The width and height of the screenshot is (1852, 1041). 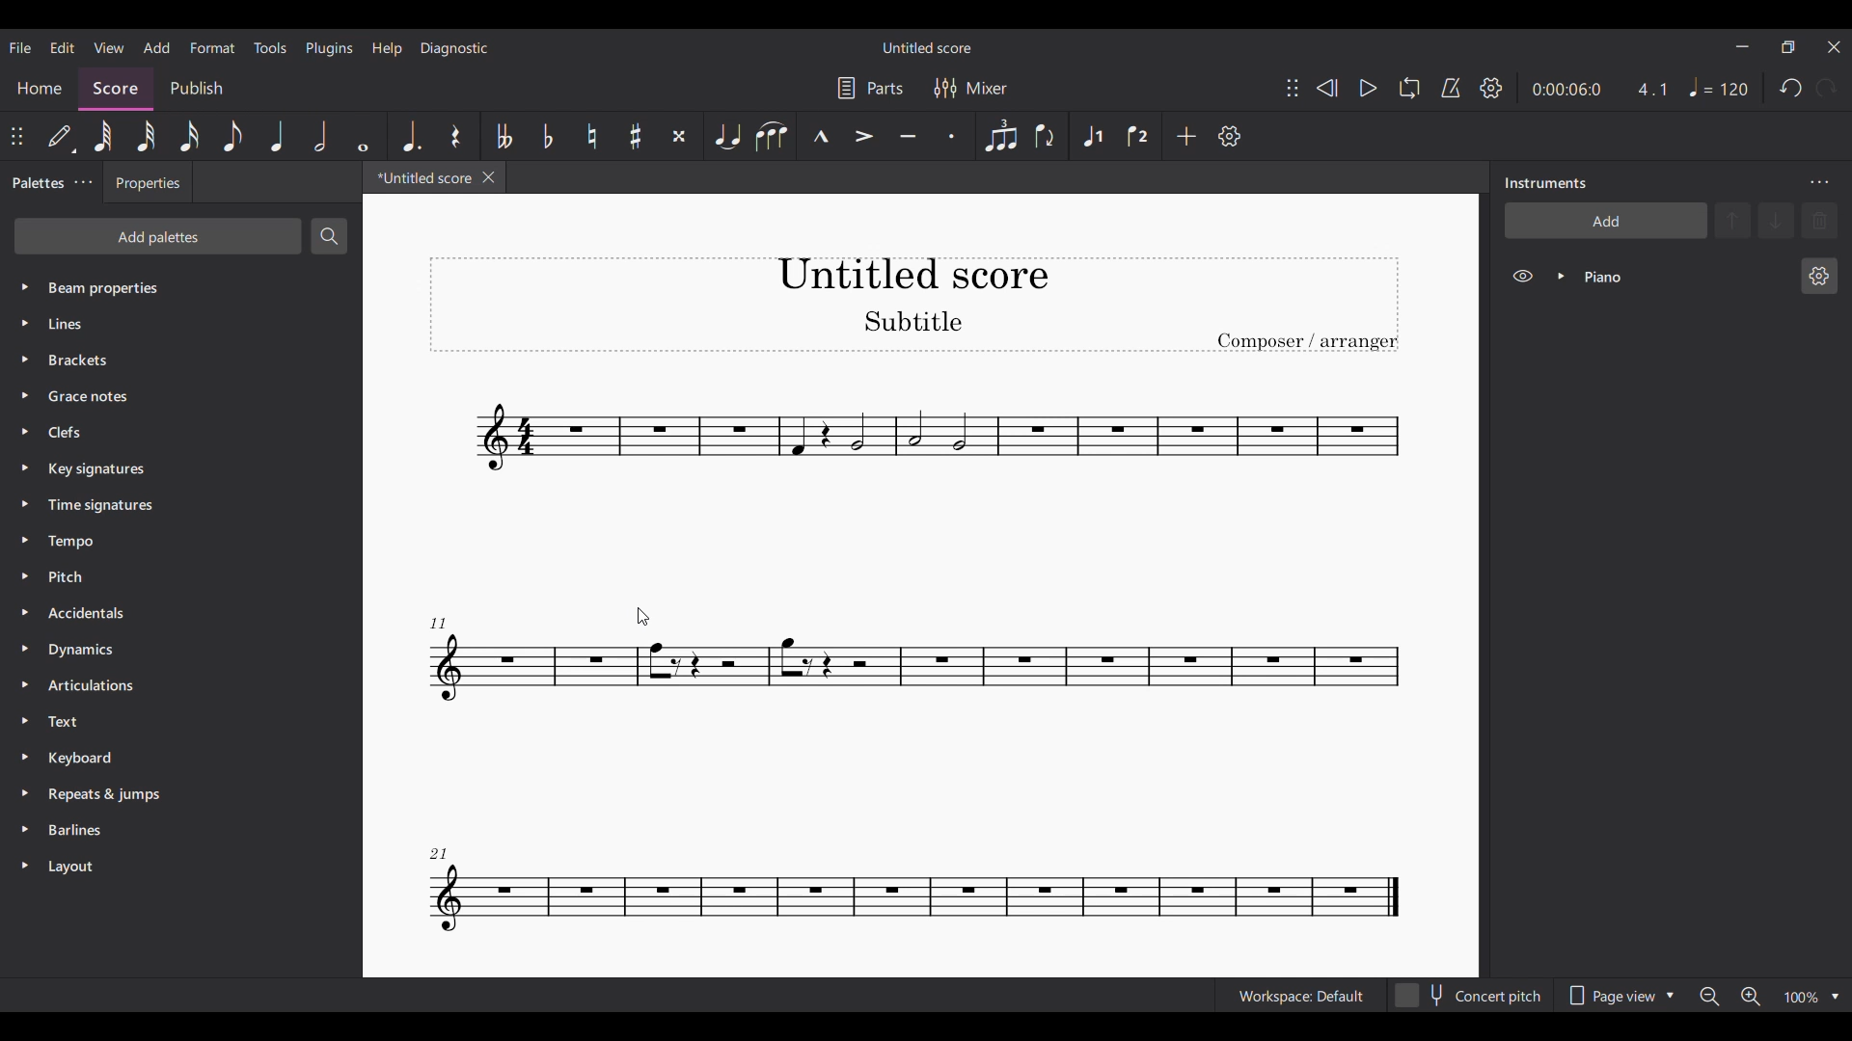 I want to click on 32nd note, so click(x=146, y=136).